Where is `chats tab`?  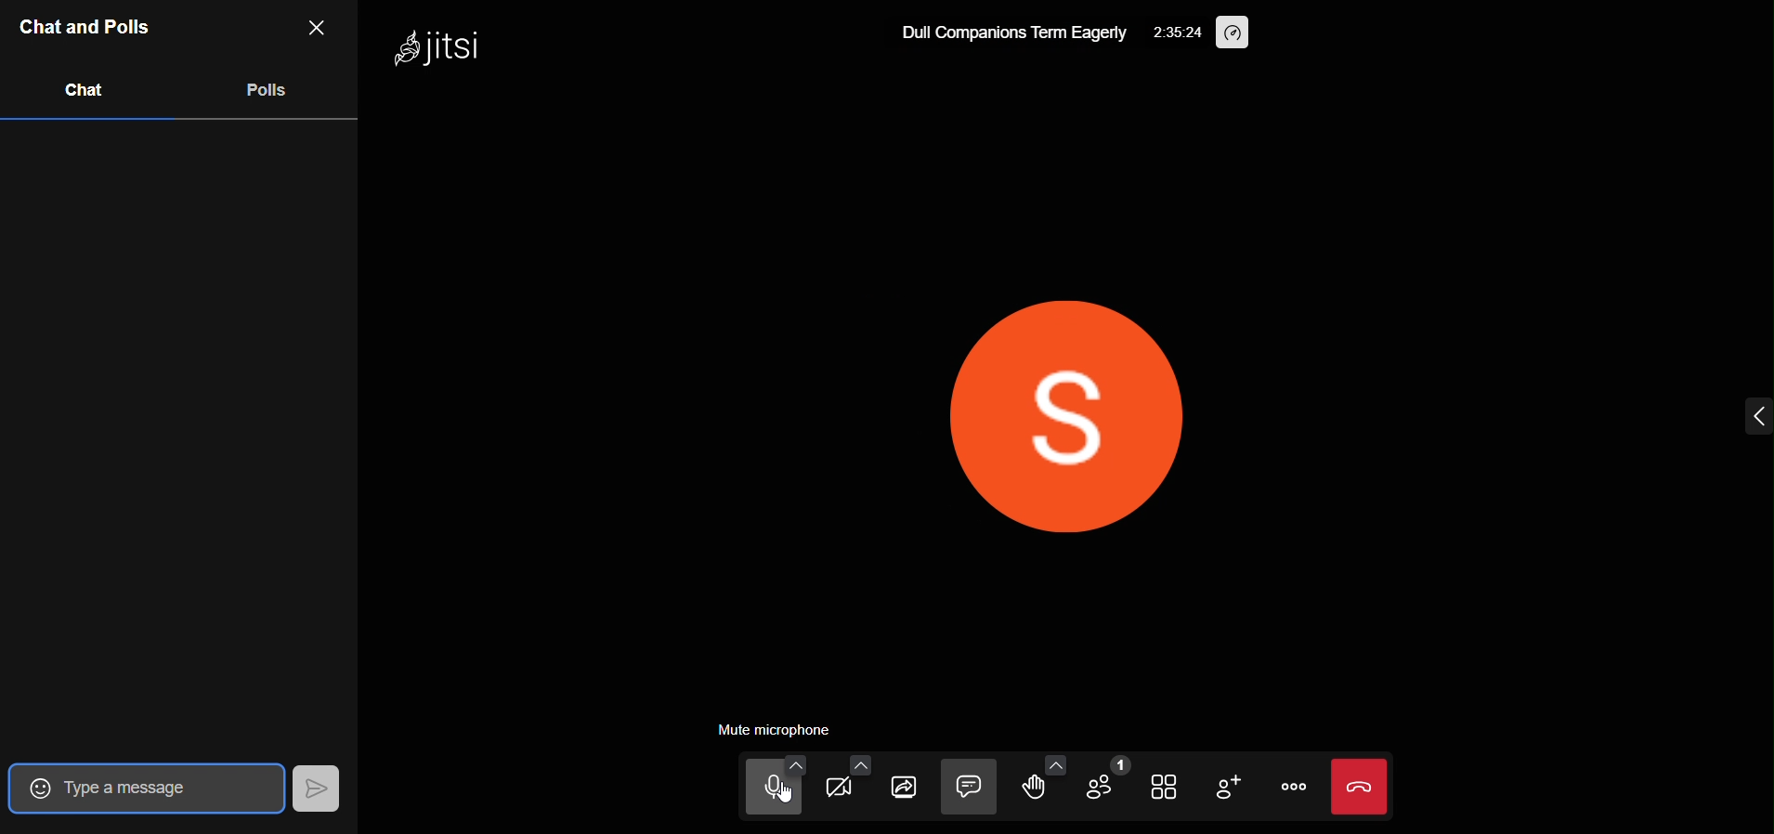 chats tab is located at coordinates (85, 96).